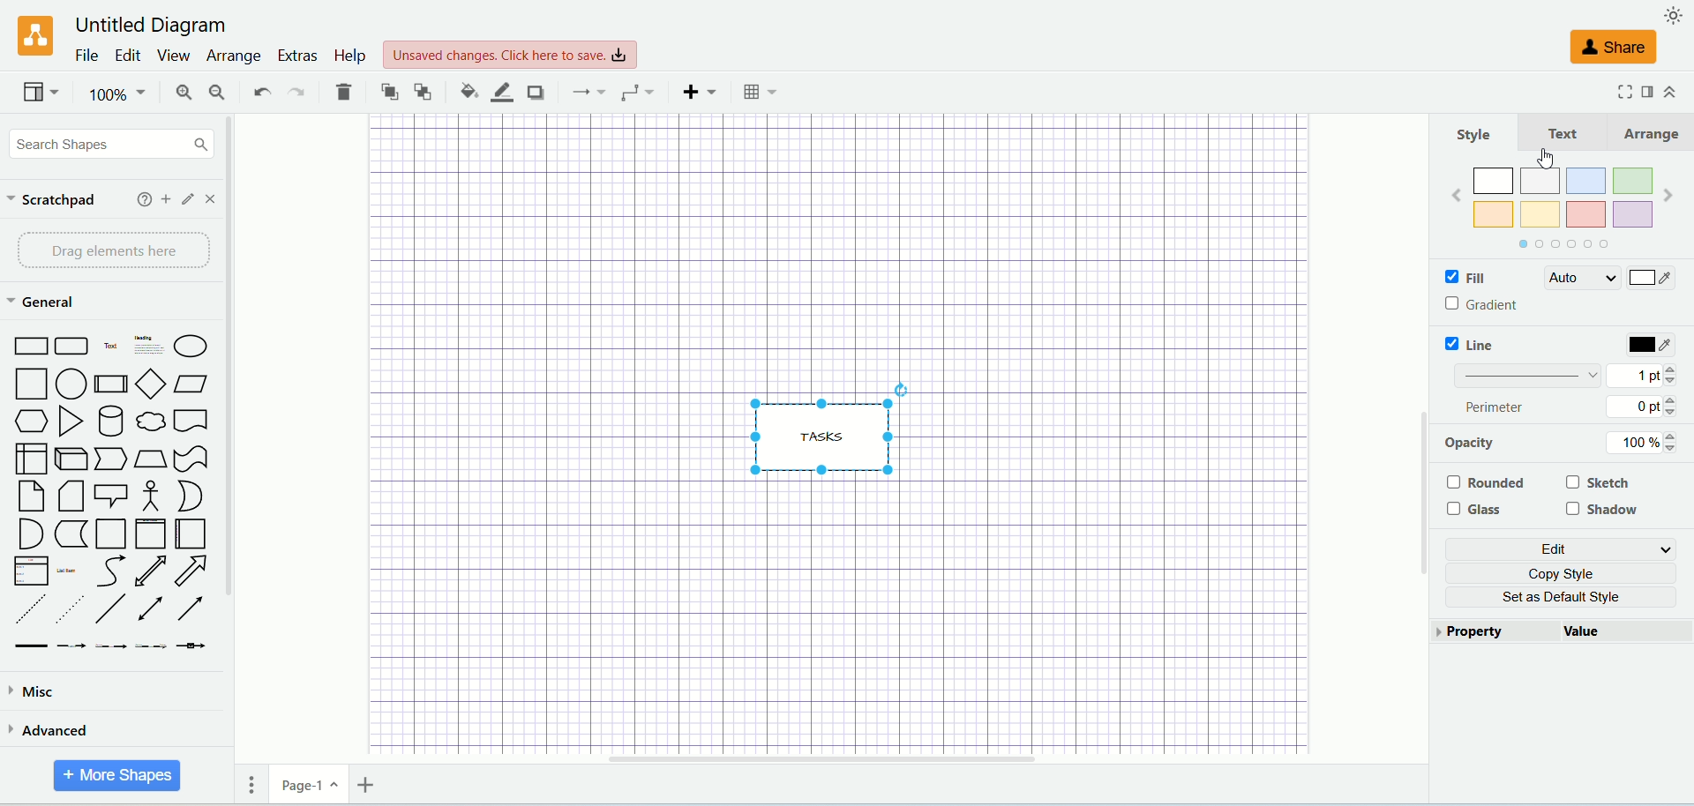  What do you see at coordinates (510, 56) in the screenshot?
I see `click here to save` at bounding box center [510, 56].